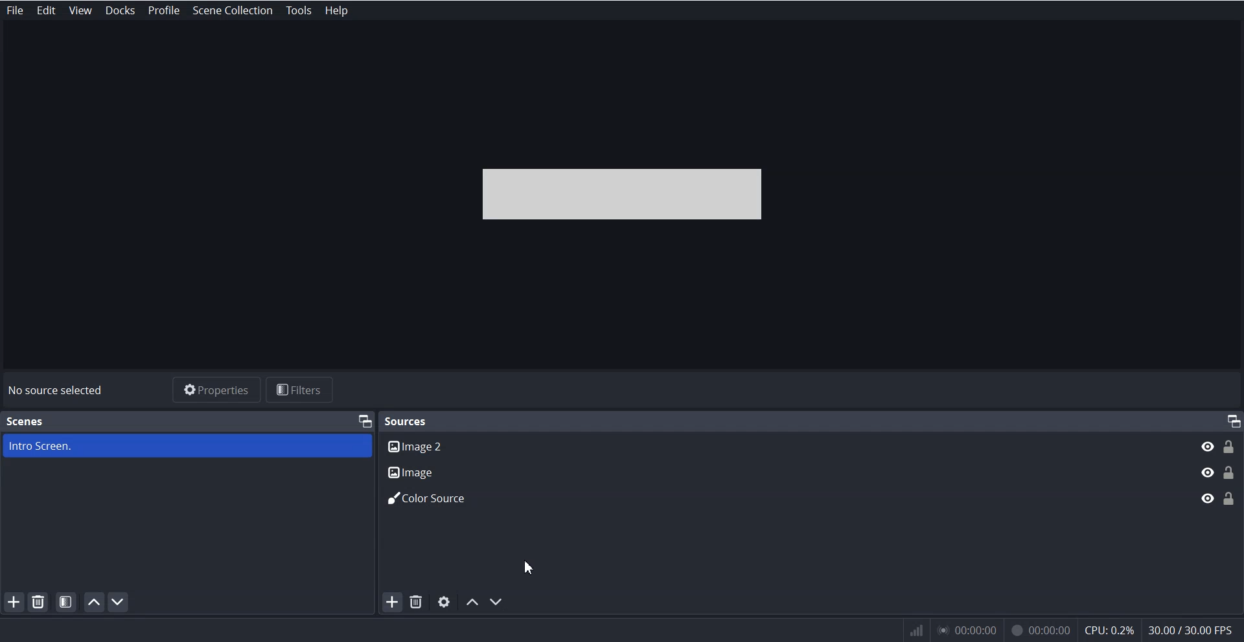 The width and height of the screenshot is (1244, 642). What do you see at coordinates (178, 446) in the screenshot?
I see `Intro Screen` at bounding box center [178, 446].